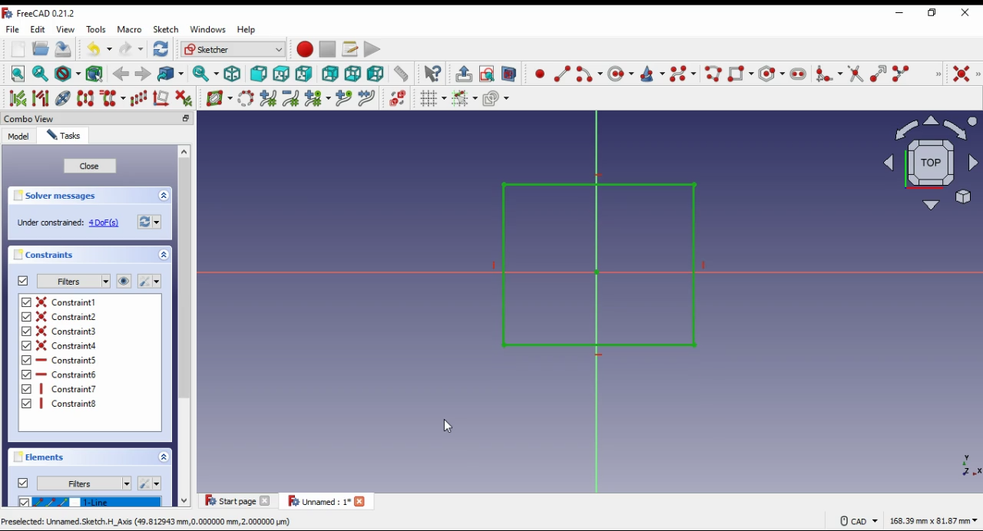  I want to click on macros, so click(349, 50).